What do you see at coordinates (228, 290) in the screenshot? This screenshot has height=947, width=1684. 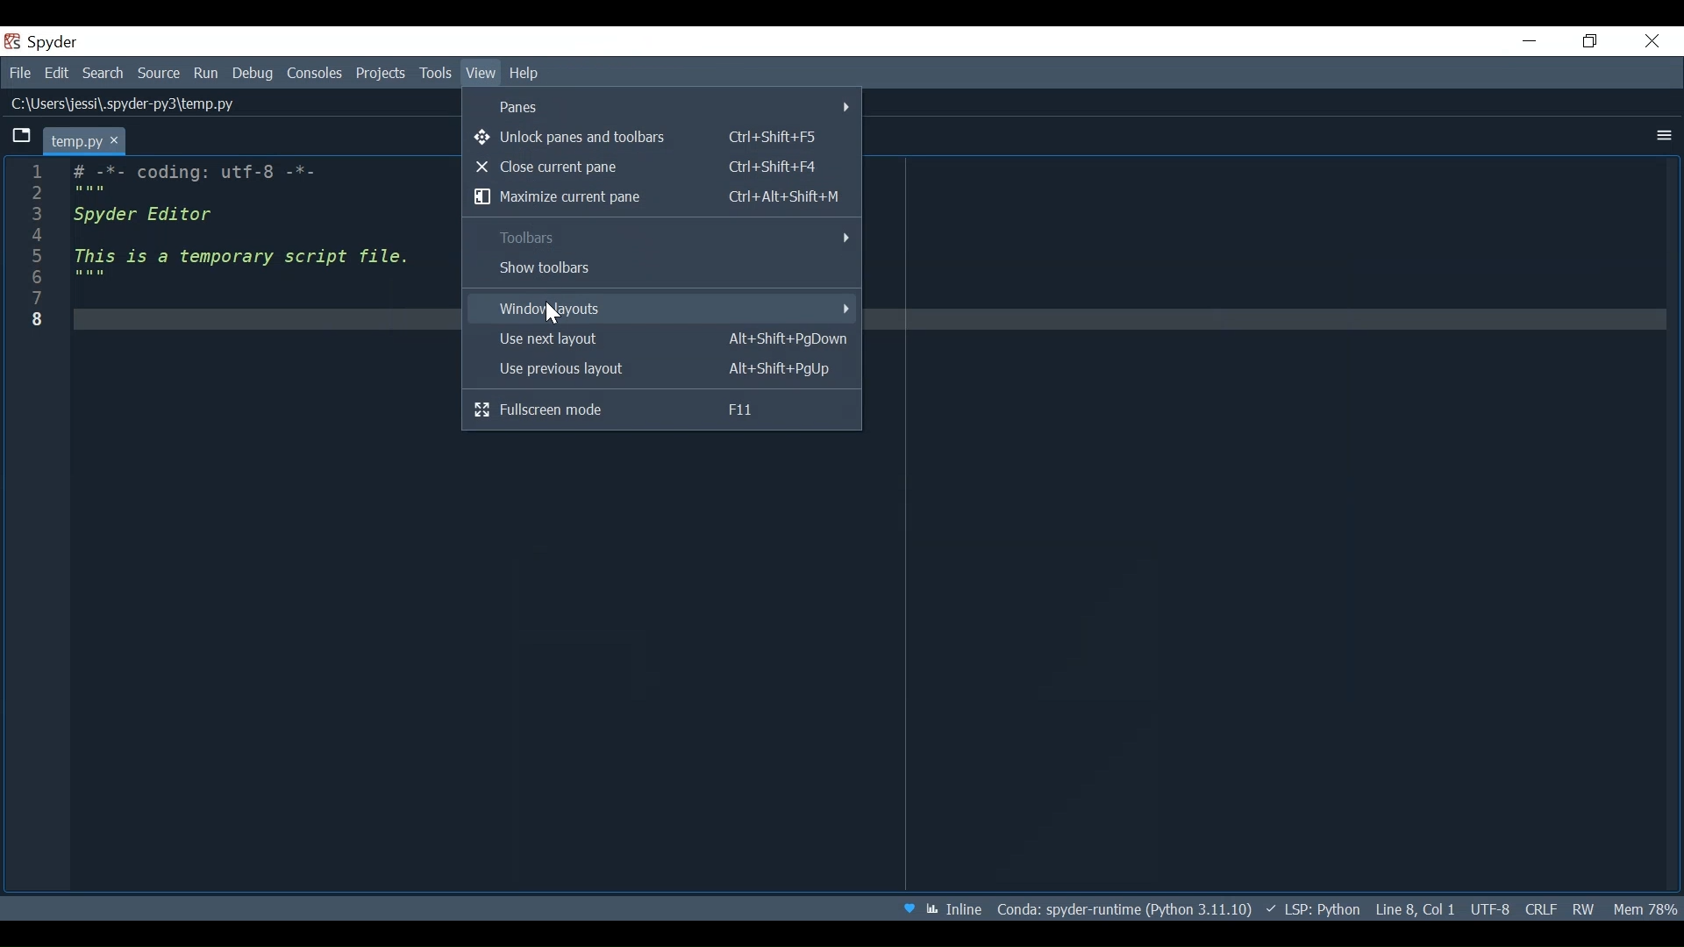 I see `Co pire SEE
: Spyder Editor

5 This is a temporary script file.

7

8` at bounding box center [228, 290].